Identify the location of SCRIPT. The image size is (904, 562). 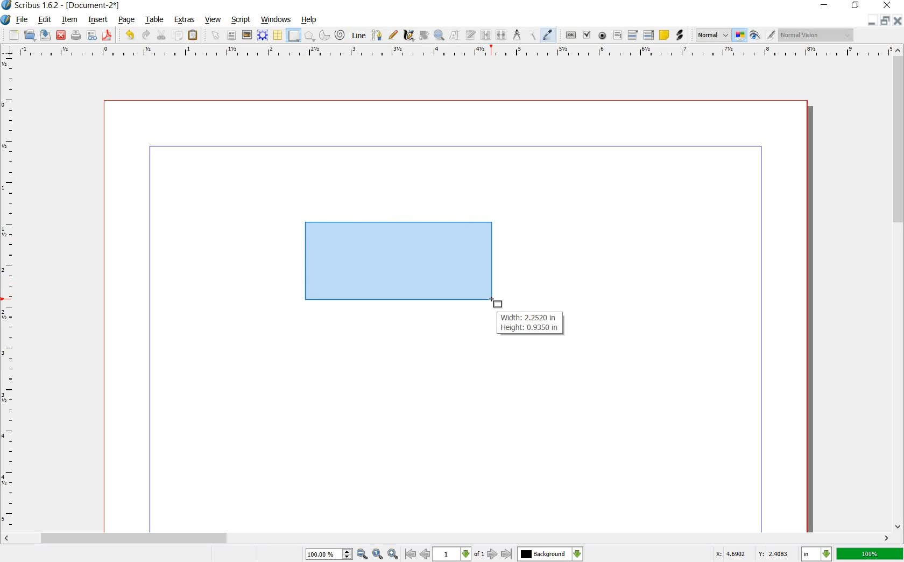
(239, 20).